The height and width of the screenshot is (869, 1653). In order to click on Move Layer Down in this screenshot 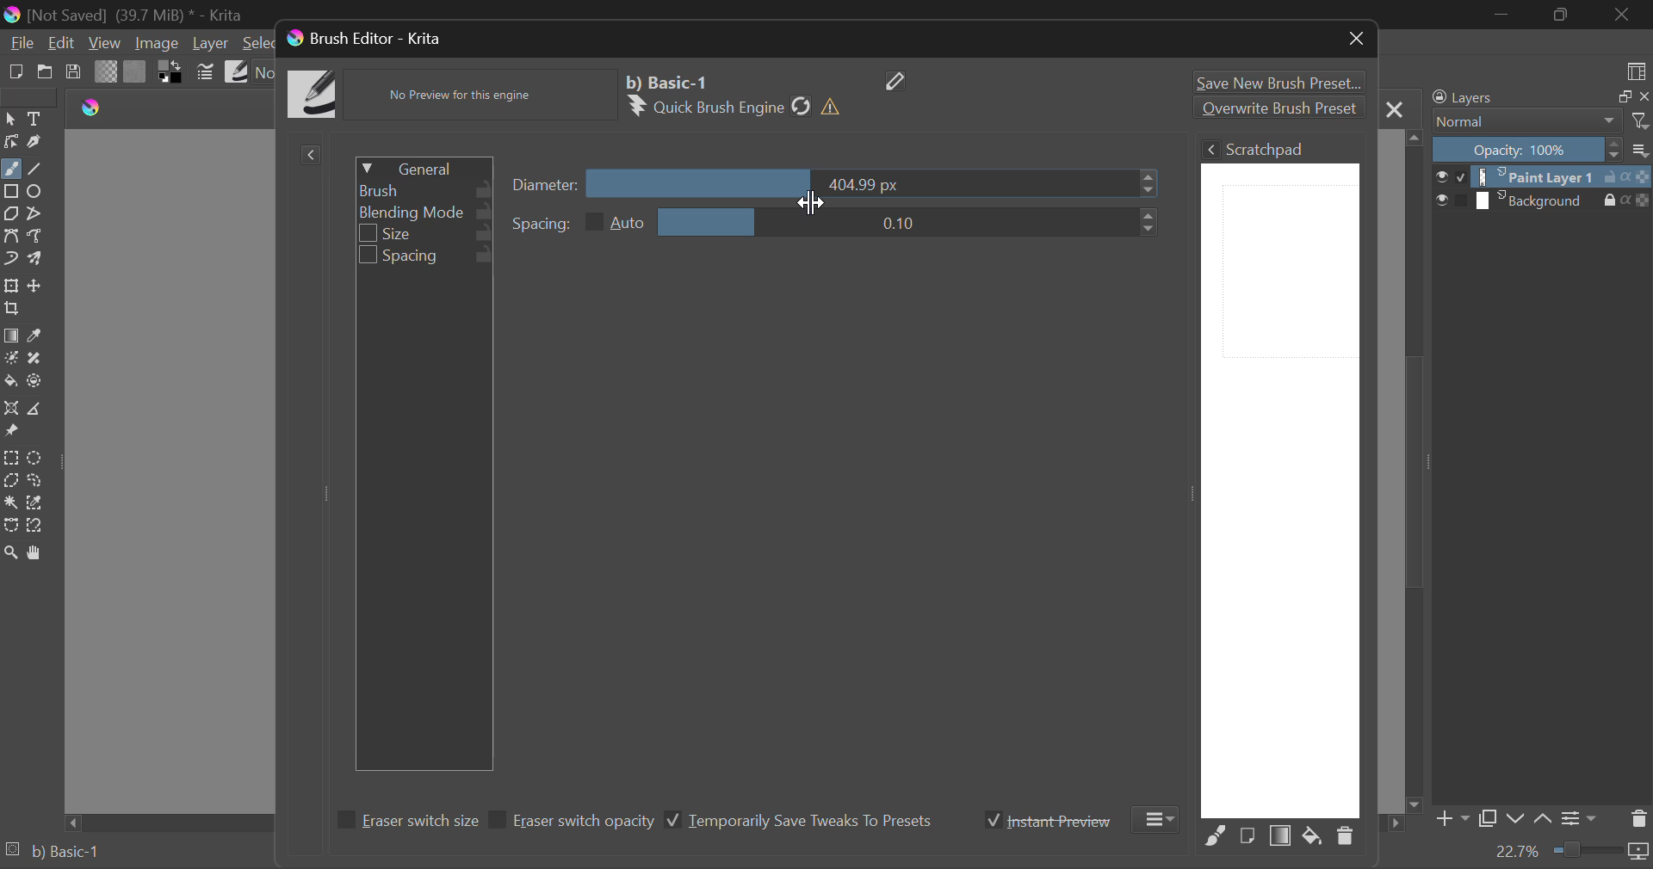, I will do `click(1517, 819)`.